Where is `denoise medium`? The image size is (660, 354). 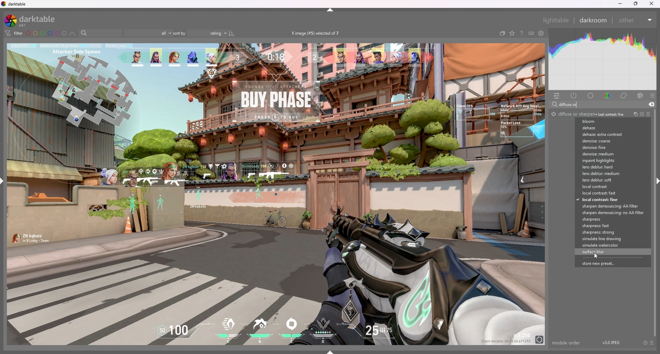 denoise medium is located at coordinates (608, 154).